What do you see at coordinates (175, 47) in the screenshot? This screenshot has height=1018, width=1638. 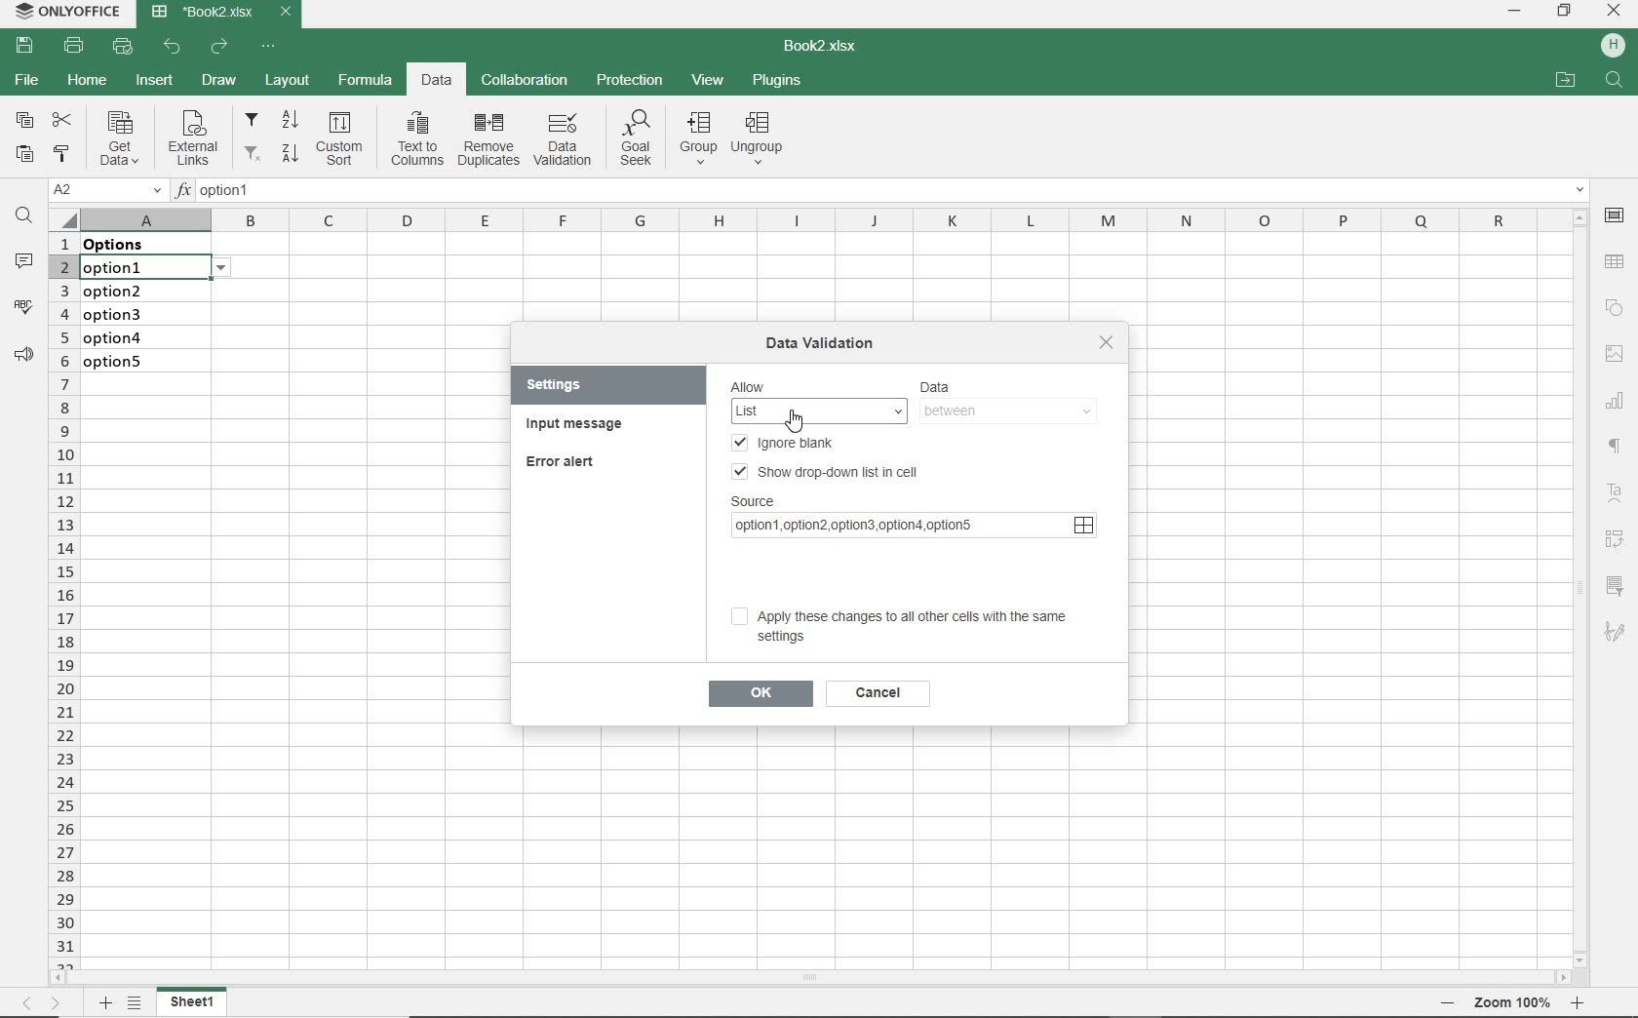 I see `UNDO` at bounding box center [175, 47].